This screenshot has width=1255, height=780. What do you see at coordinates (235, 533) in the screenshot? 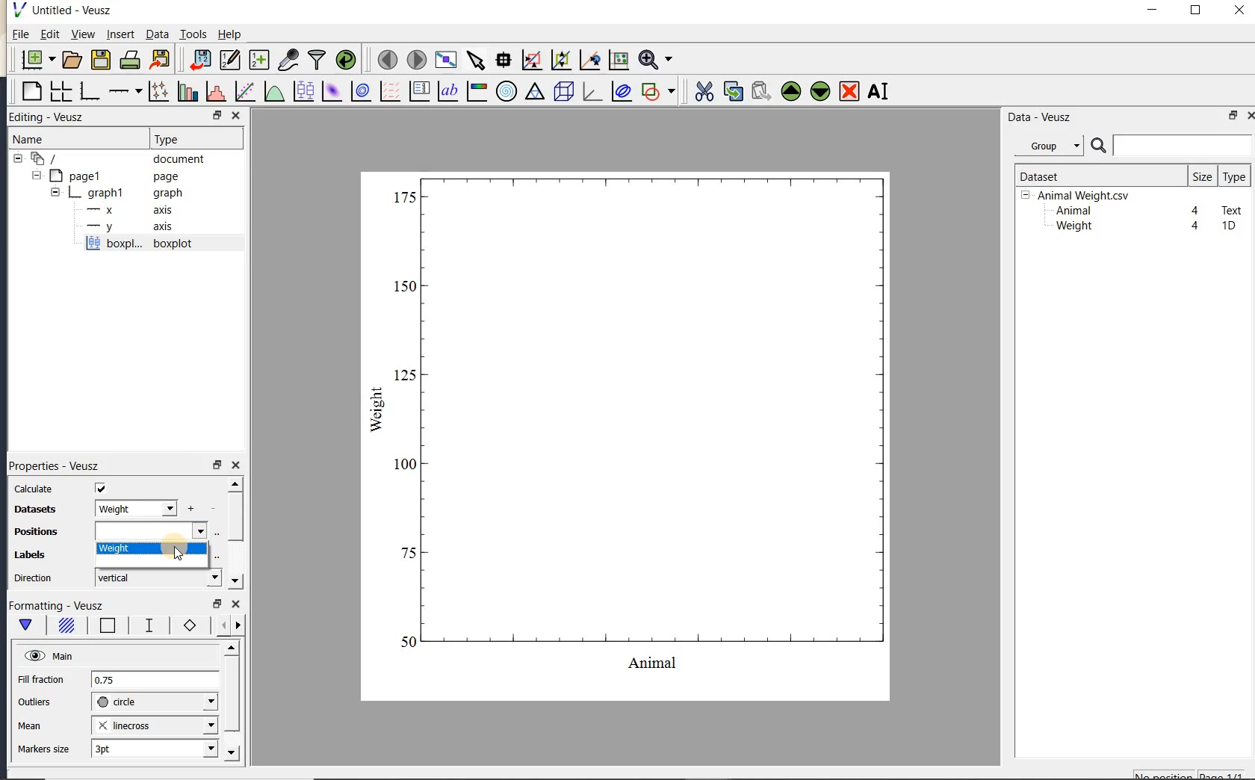
I see `scrollbar` at bounding box center [235, 533].